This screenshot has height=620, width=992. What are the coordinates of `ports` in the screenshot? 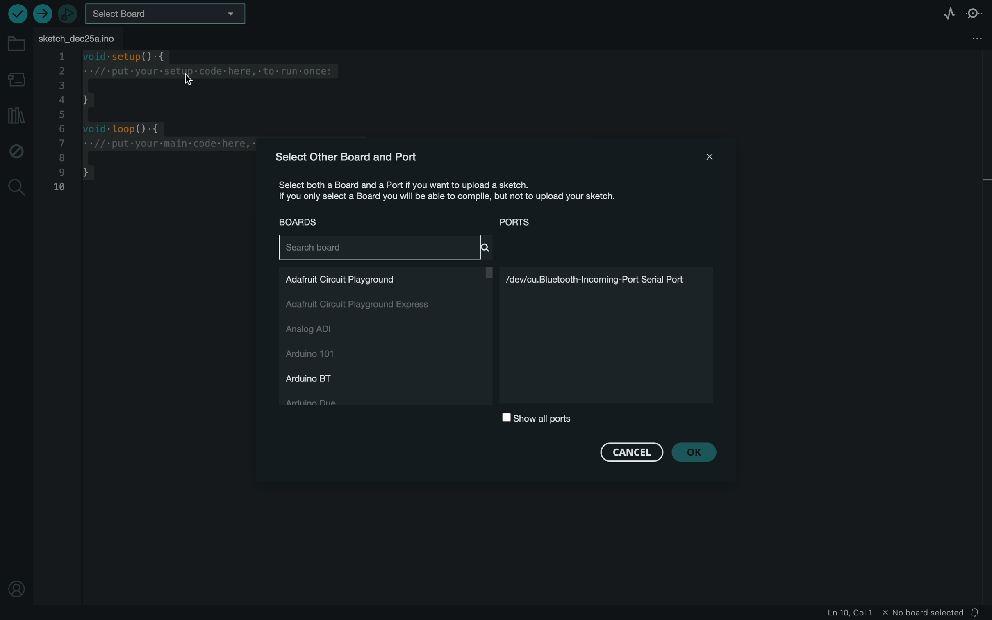 It's located at (540, 222).